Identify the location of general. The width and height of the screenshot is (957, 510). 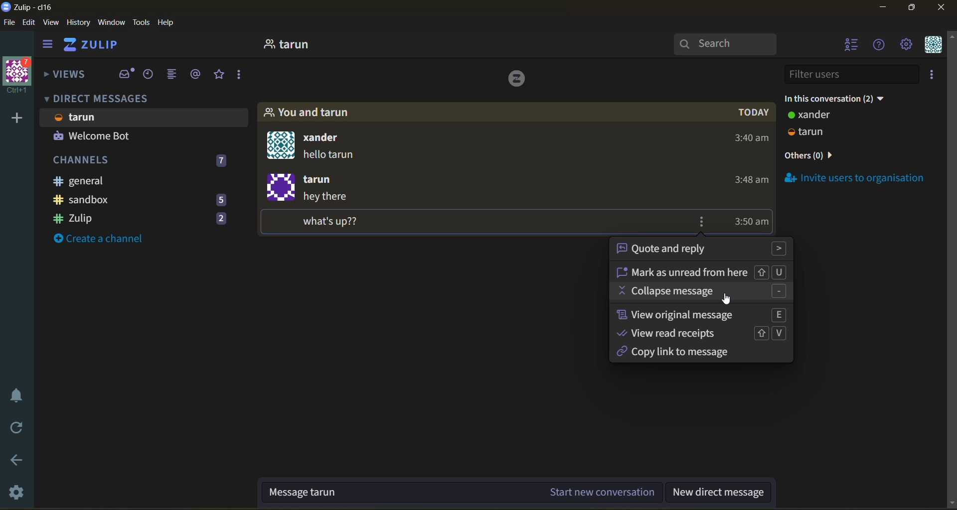
(131, 181).